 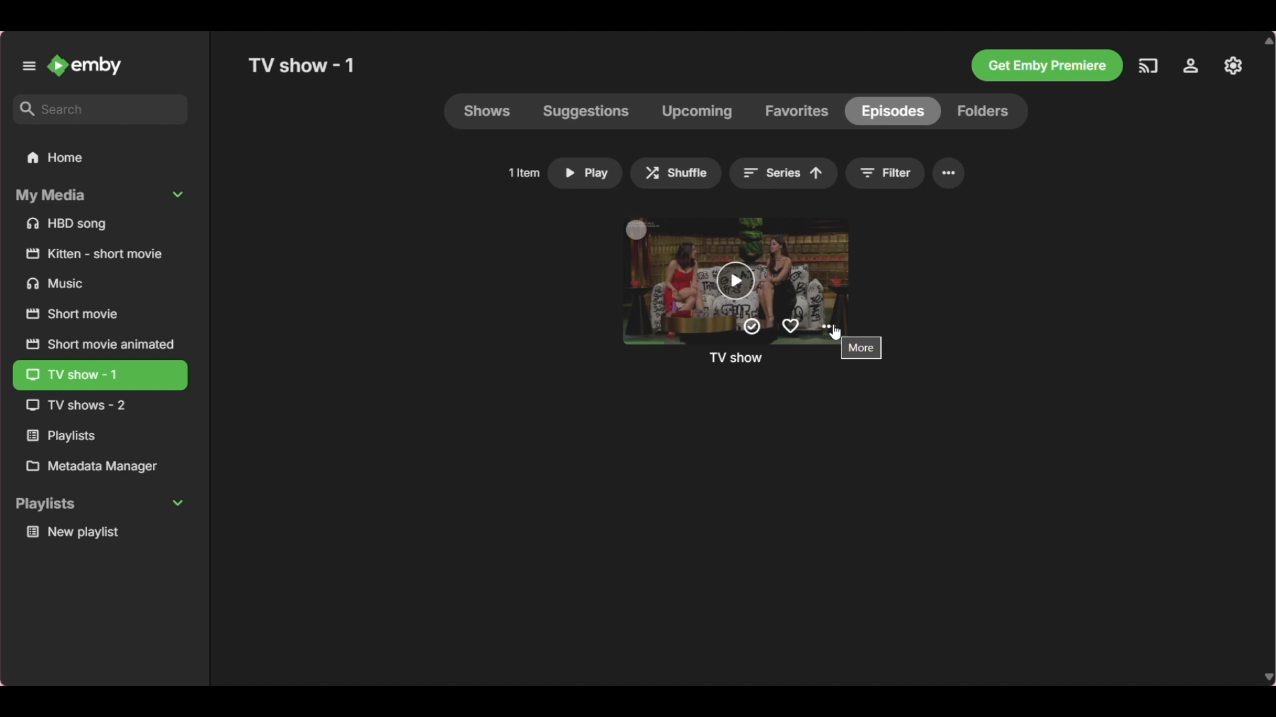 What do you see at coordinates (861, 348) in the screenshot?
I see `Description of current selection` at bounding box center [861, 348].